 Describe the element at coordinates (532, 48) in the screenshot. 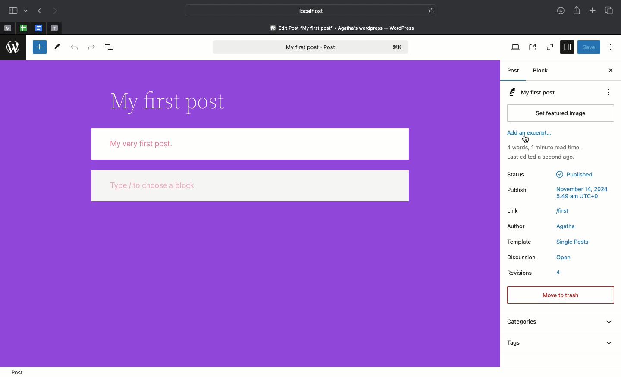

I see `View post` at that location.